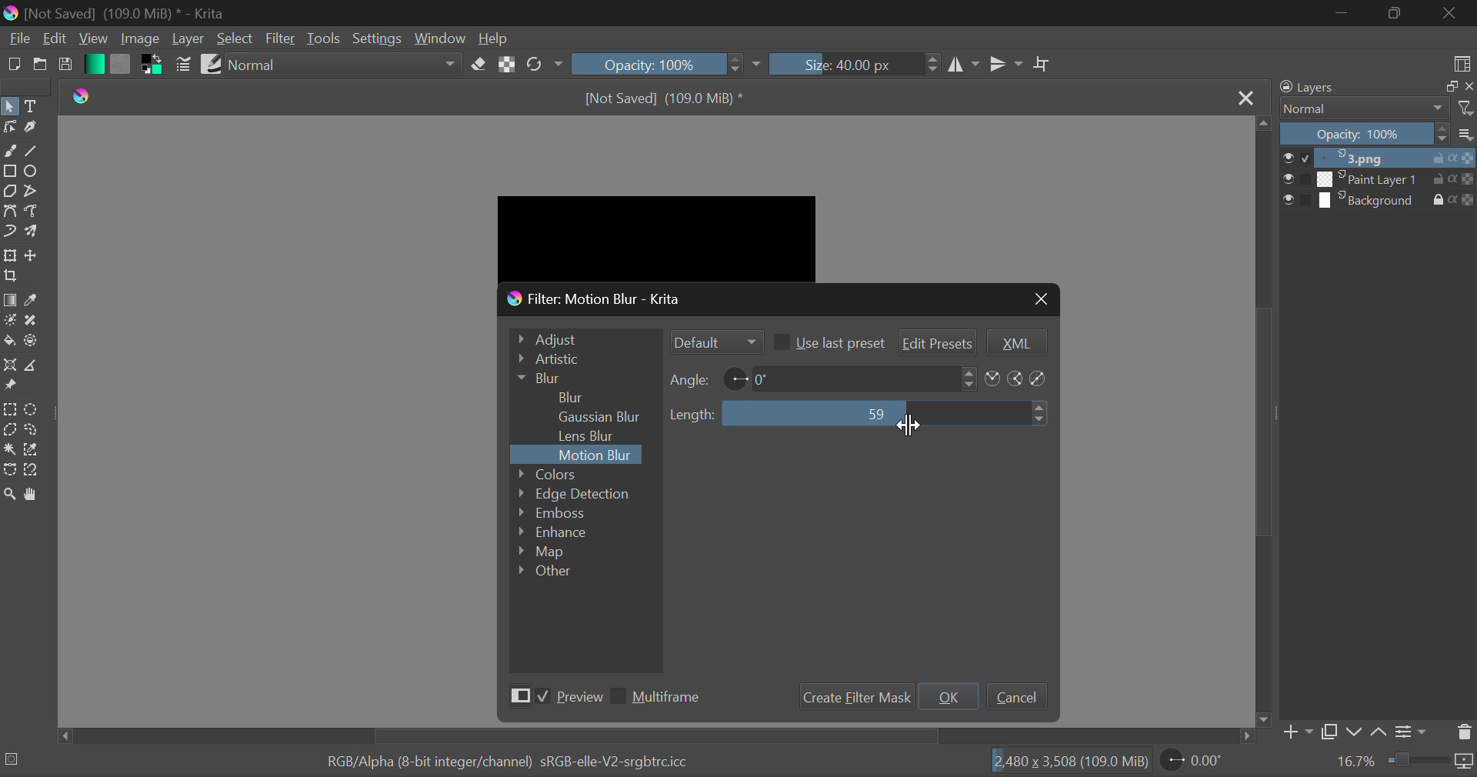  I want to click on Reference Images, so click(10, 388).